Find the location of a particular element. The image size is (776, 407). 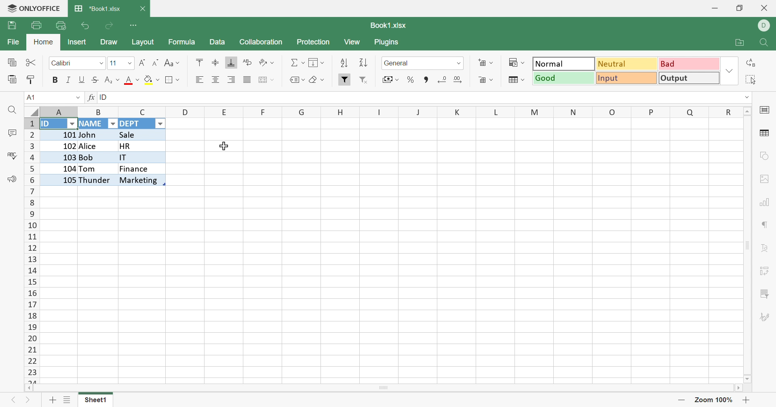

103 is located at coordinates (60, 157).